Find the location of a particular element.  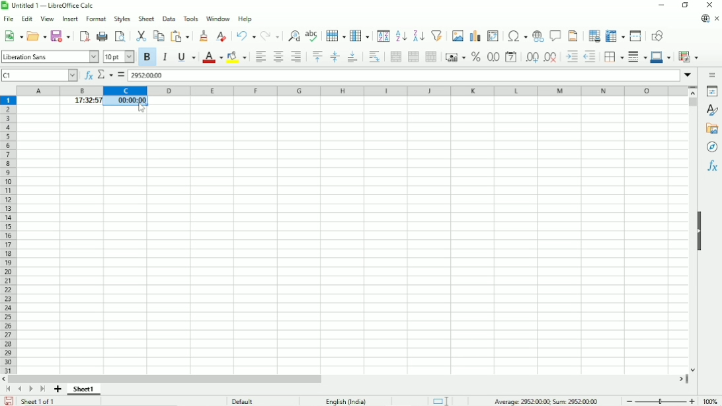

Navigator is located at coordinates (713, 147).